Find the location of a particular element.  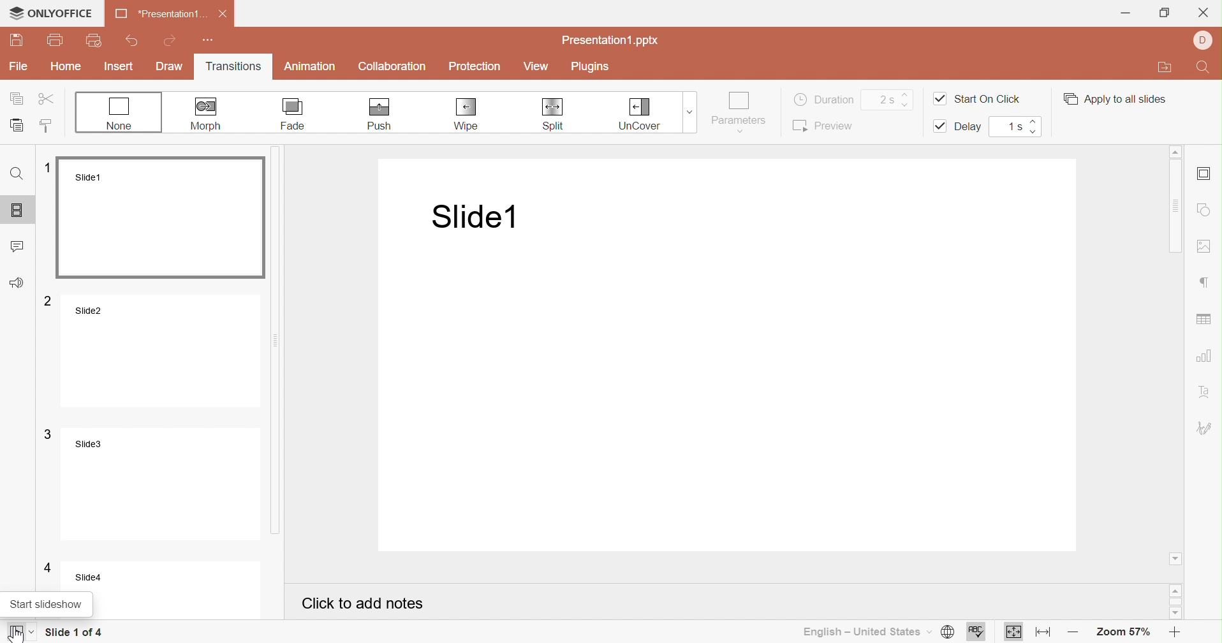

Print file is located at coordinates (55, 40).